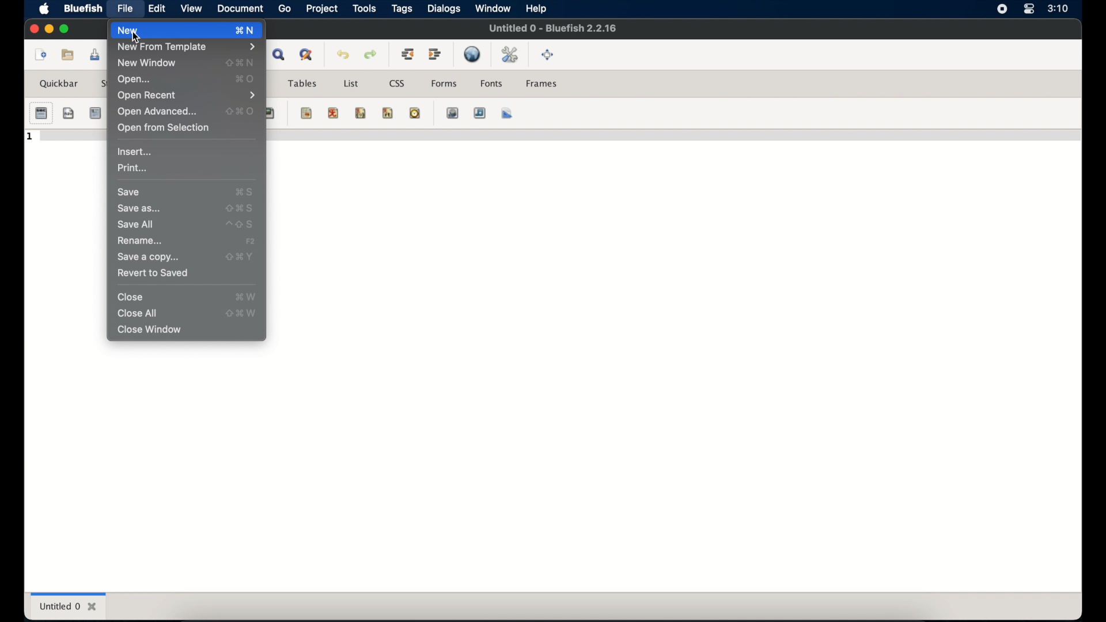 This screenshot has width=1106, height=622. I want to click on fullscreen , so click(548, 55).